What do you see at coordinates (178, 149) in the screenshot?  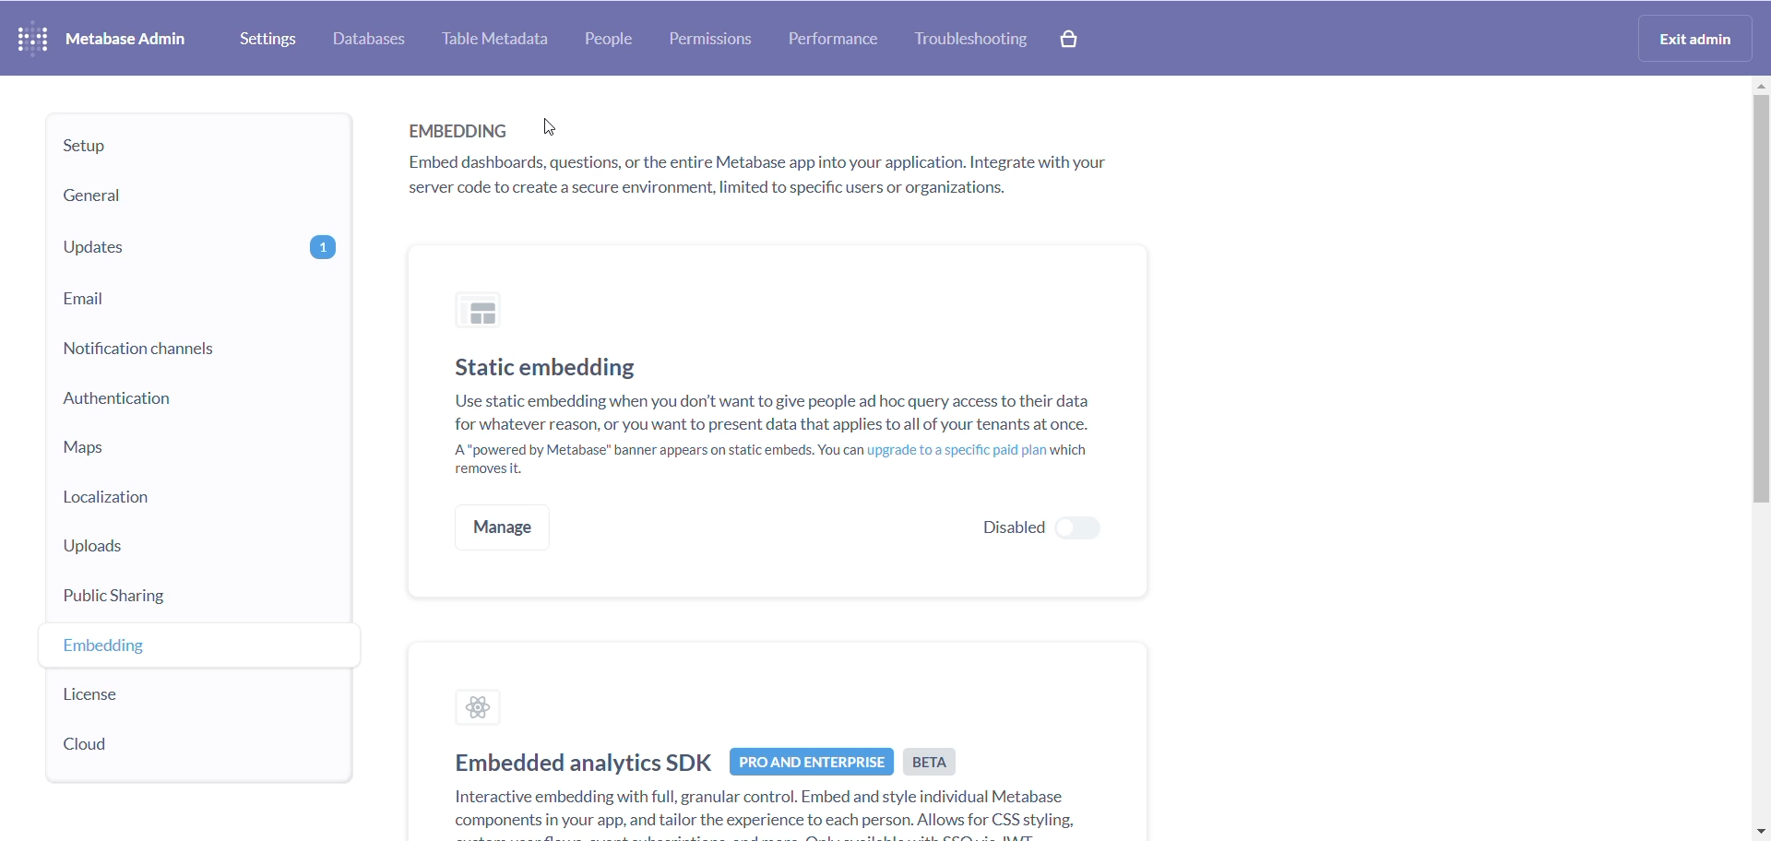 I see `setup` at bounding box center [178, 149].